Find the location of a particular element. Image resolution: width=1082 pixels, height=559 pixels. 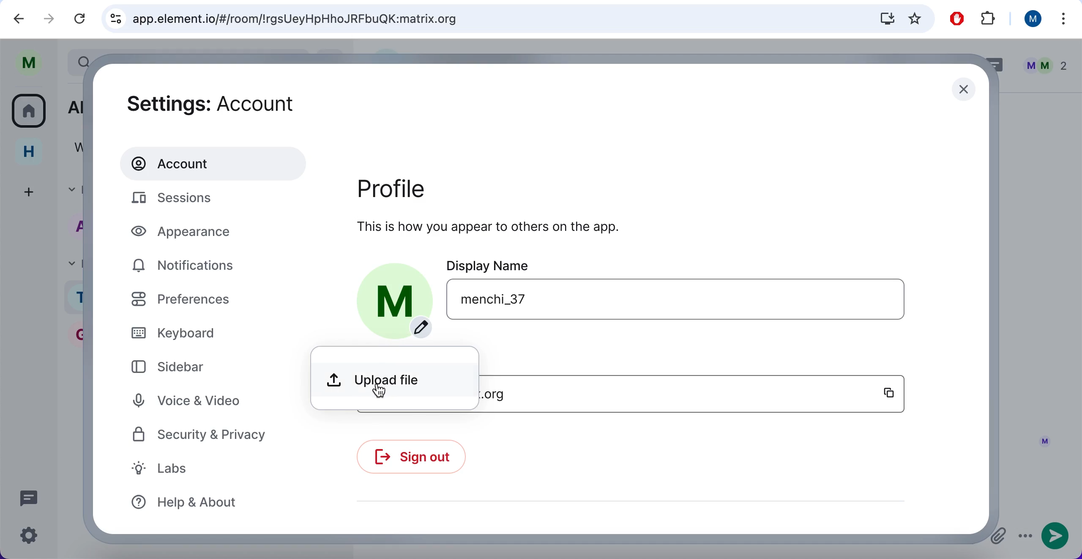

extensions is located at coordinates (989, 20).